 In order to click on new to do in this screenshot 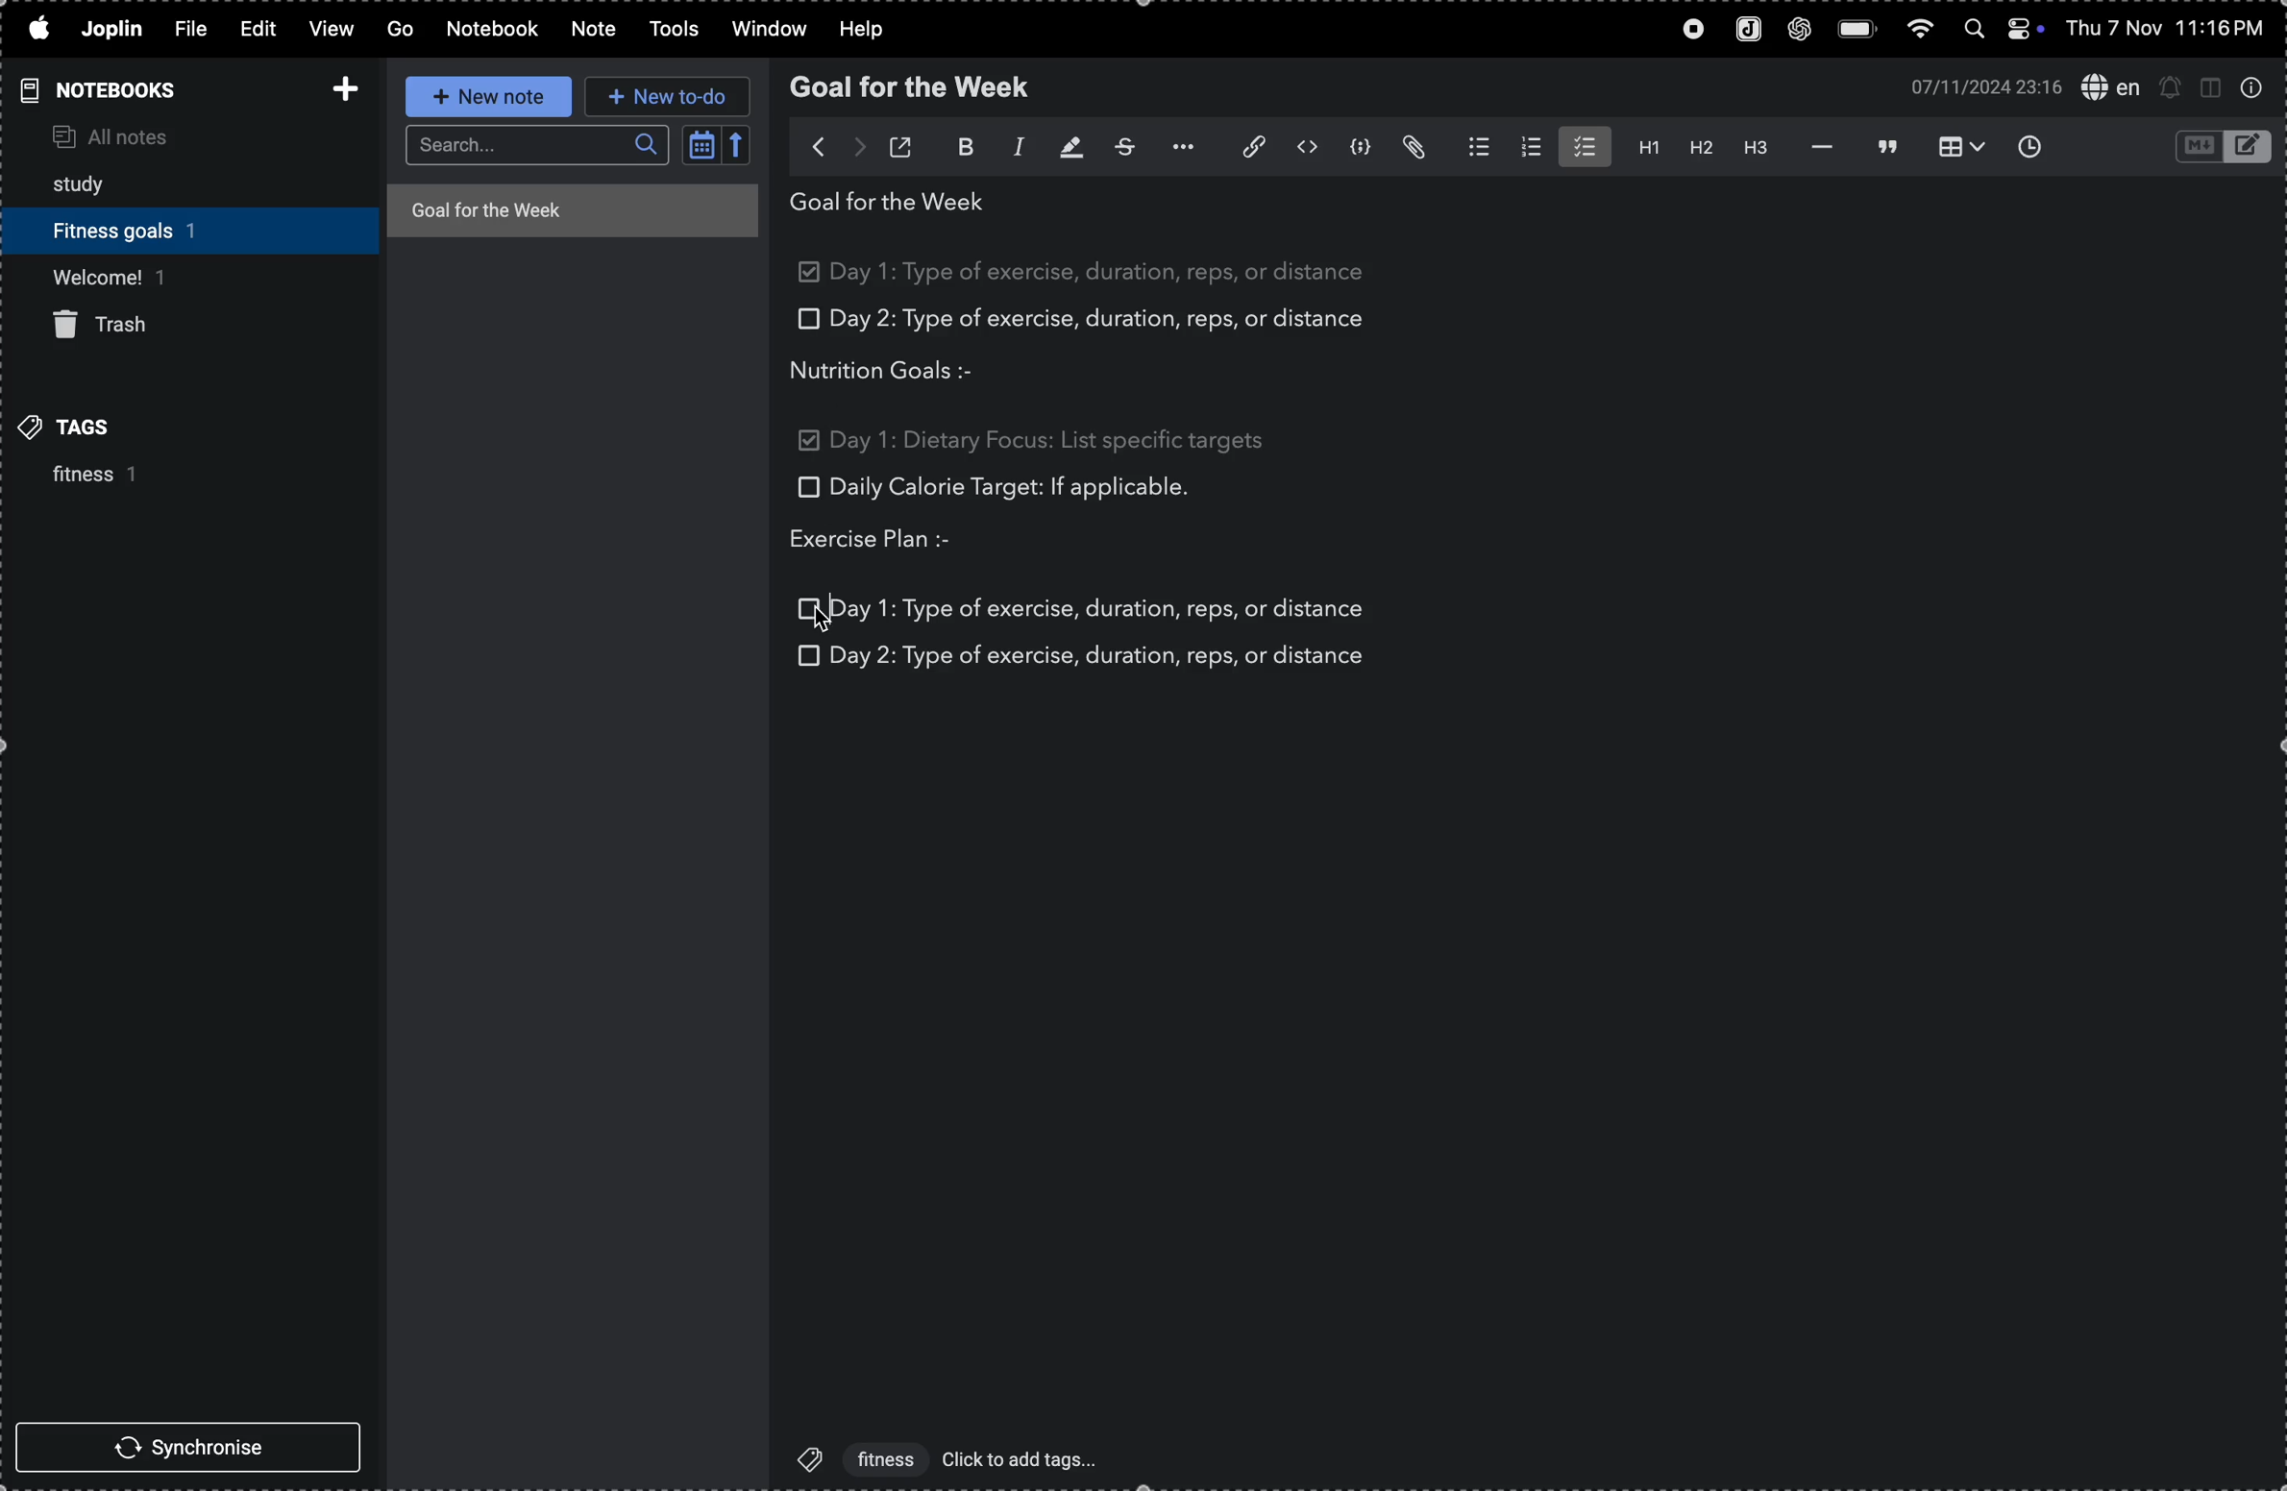, I will do `click(667, 99)`.